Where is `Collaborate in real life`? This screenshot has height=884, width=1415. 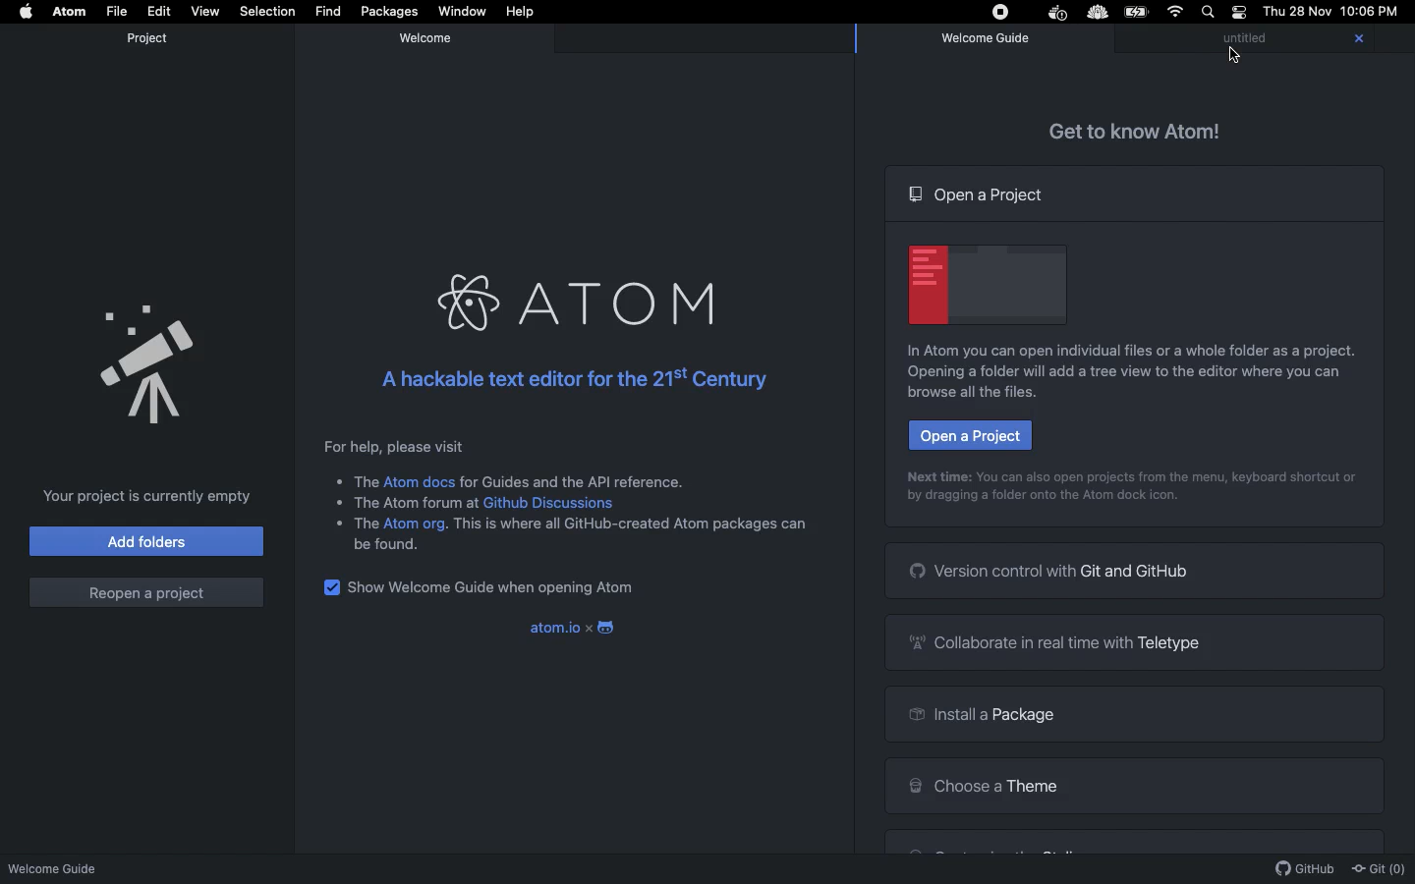
Collaborate in real life is located at coordinates (1136, 641).